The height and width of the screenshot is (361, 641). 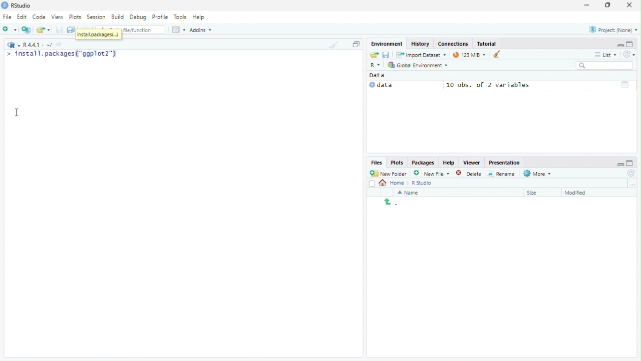 I want to click on Help, so click(x=200, y=18).